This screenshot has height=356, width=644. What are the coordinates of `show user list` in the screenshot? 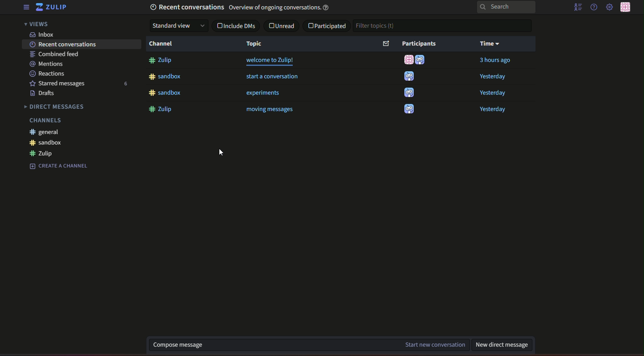 It's located at (578, 8).